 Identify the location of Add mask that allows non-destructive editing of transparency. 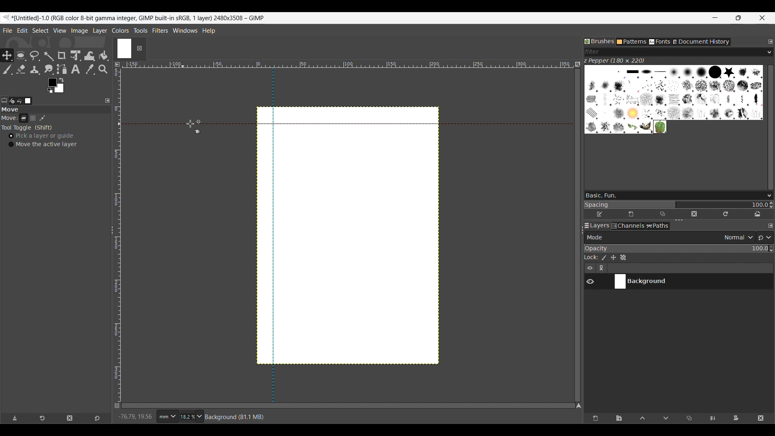
(736, 419).